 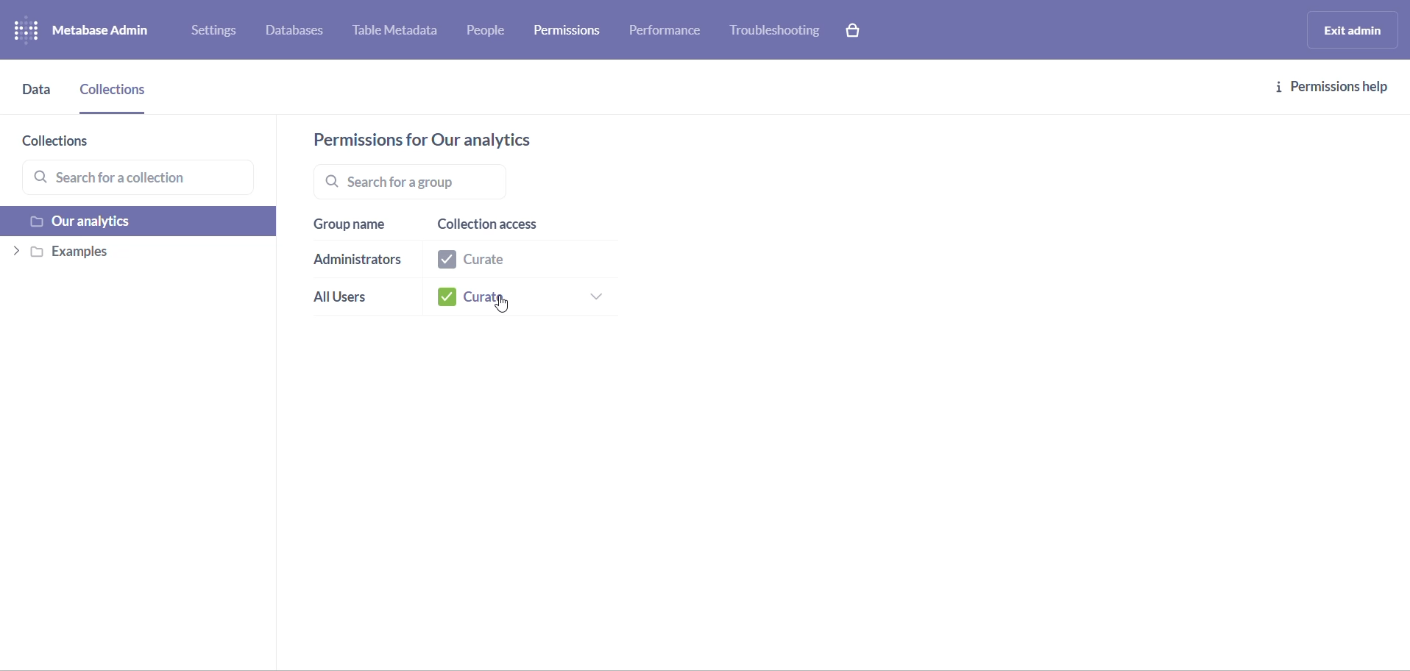 What do you see at coordinates (116, 96) in the screenshot?
I see `colletions` at bounding box center [116, 96].